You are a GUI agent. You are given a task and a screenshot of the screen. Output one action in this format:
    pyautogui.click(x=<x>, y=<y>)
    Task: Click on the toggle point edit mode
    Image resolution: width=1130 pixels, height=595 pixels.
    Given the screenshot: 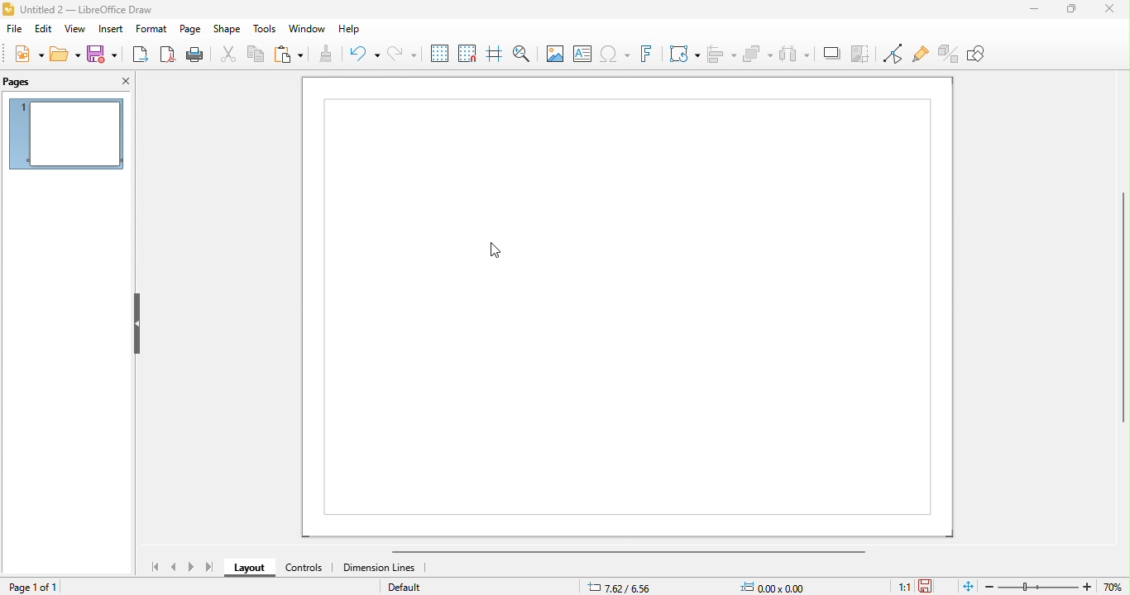 What is the action you would take?
    pyautogui.click(x=891, y=54)
    